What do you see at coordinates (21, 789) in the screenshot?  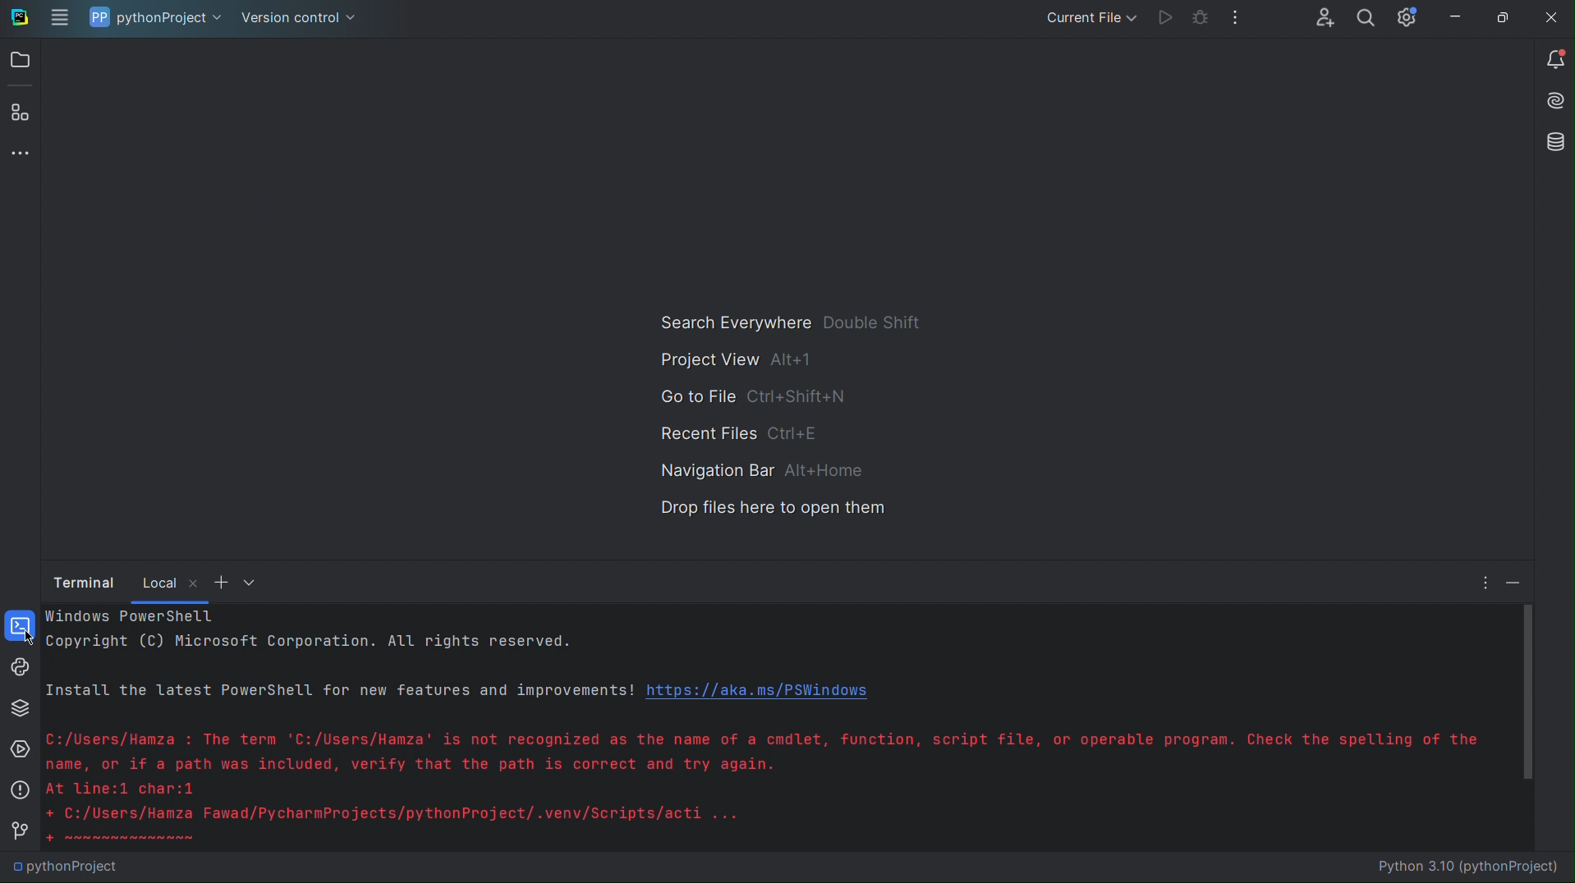 I see `Problems` at bounding box center [21, 789].